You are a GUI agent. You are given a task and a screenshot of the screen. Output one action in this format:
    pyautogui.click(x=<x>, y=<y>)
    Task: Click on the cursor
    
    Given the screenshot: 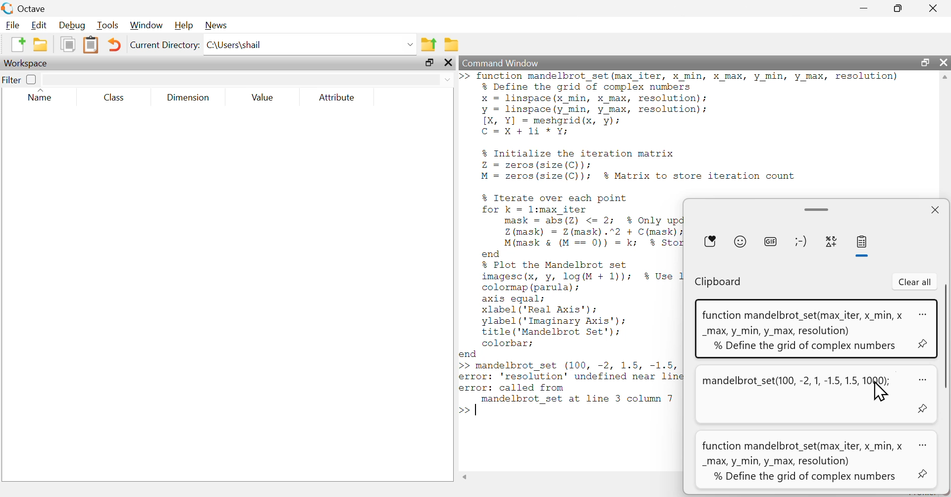 What is the action you would take?
    pyautogui.click(x=879, y=393)
    